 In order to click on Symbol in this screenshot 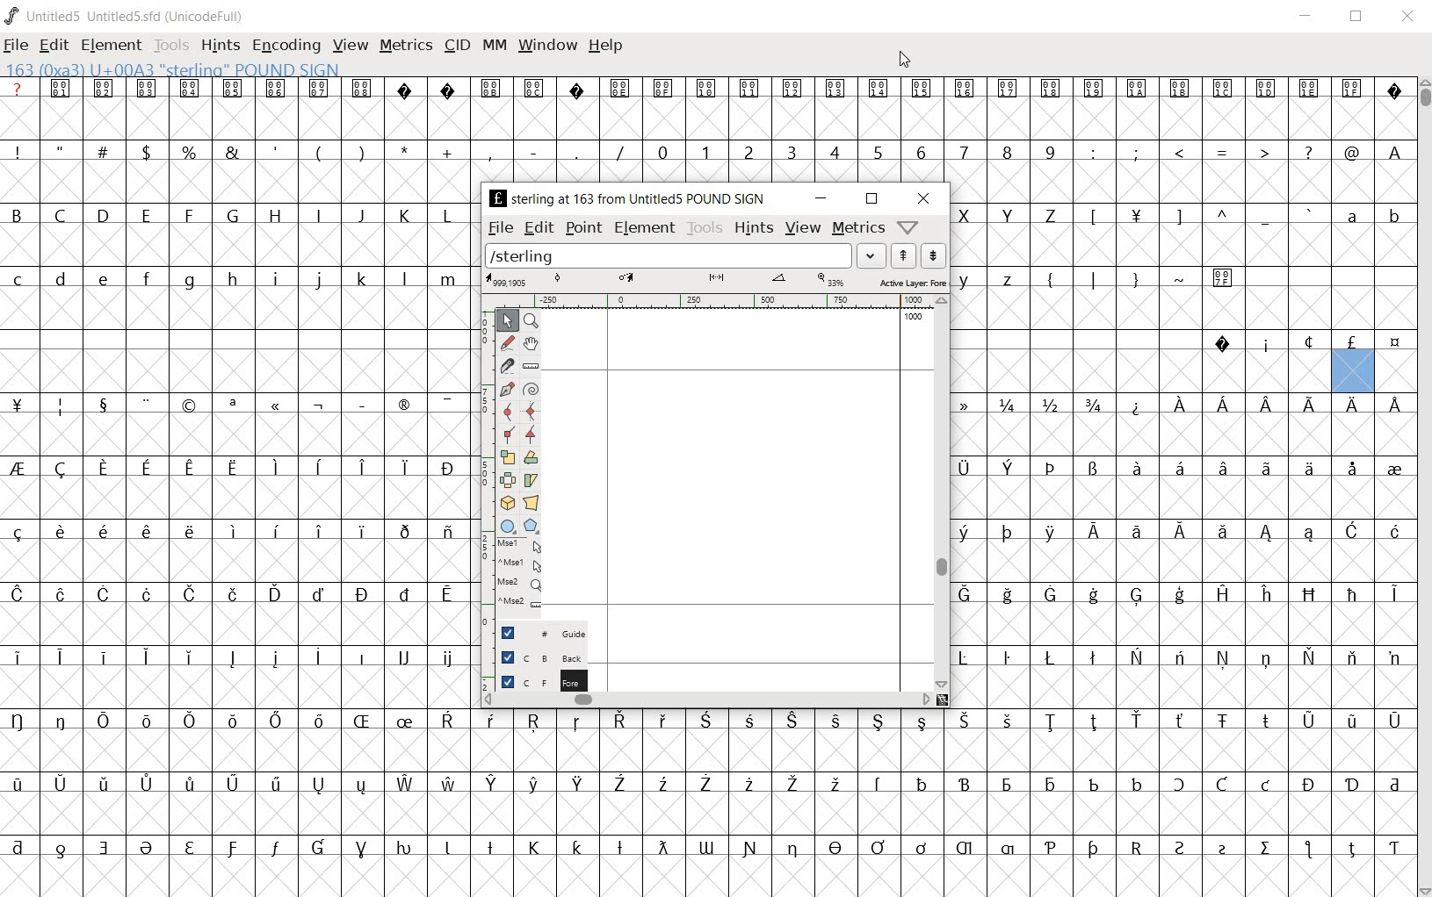, I will do `click(407, 89)`.